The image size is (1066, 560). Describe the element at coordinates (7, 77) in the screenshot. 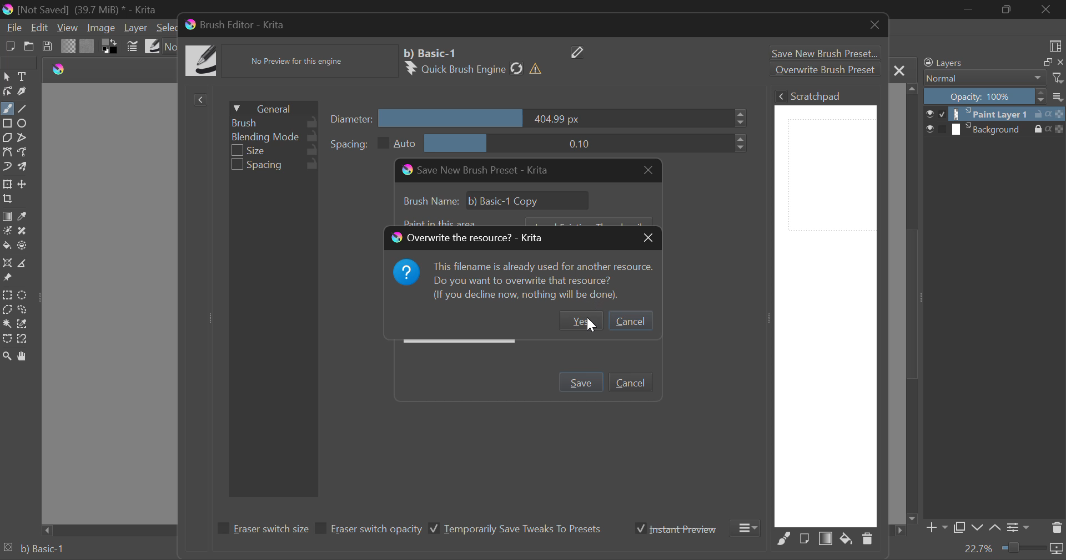

I see `Select` at that location.